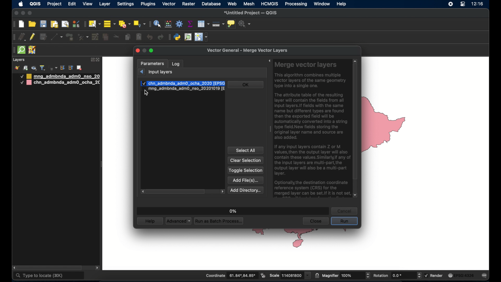 This screenshot has width=501, height=282. What do you see at coordinates (169, 4) in the screenshot?
I see `vector` at bounding box center [169, 4].